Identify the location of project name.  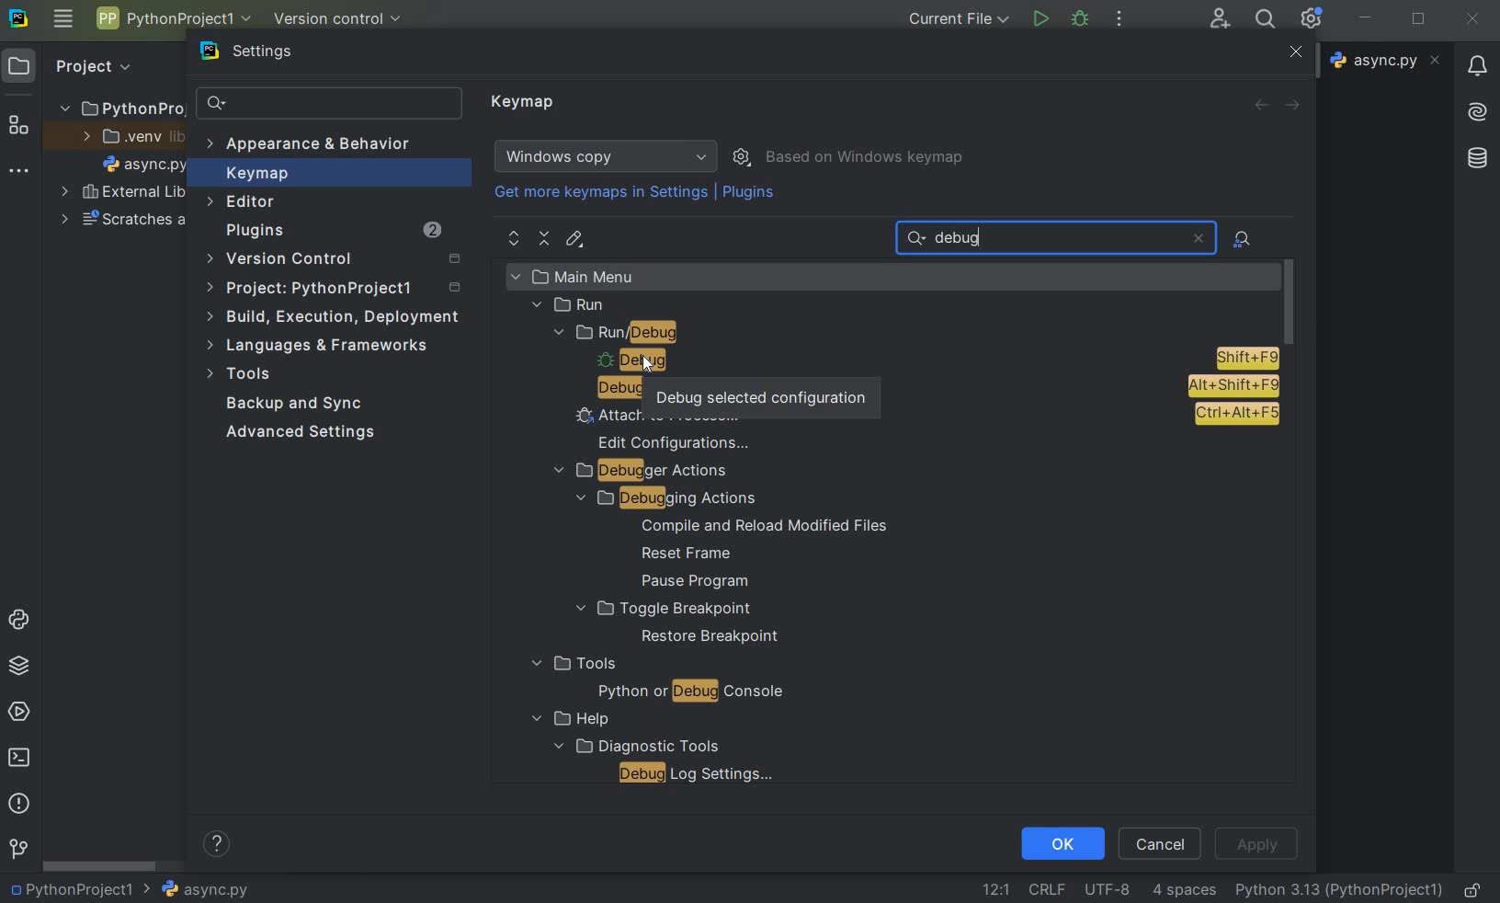
(172, 18).